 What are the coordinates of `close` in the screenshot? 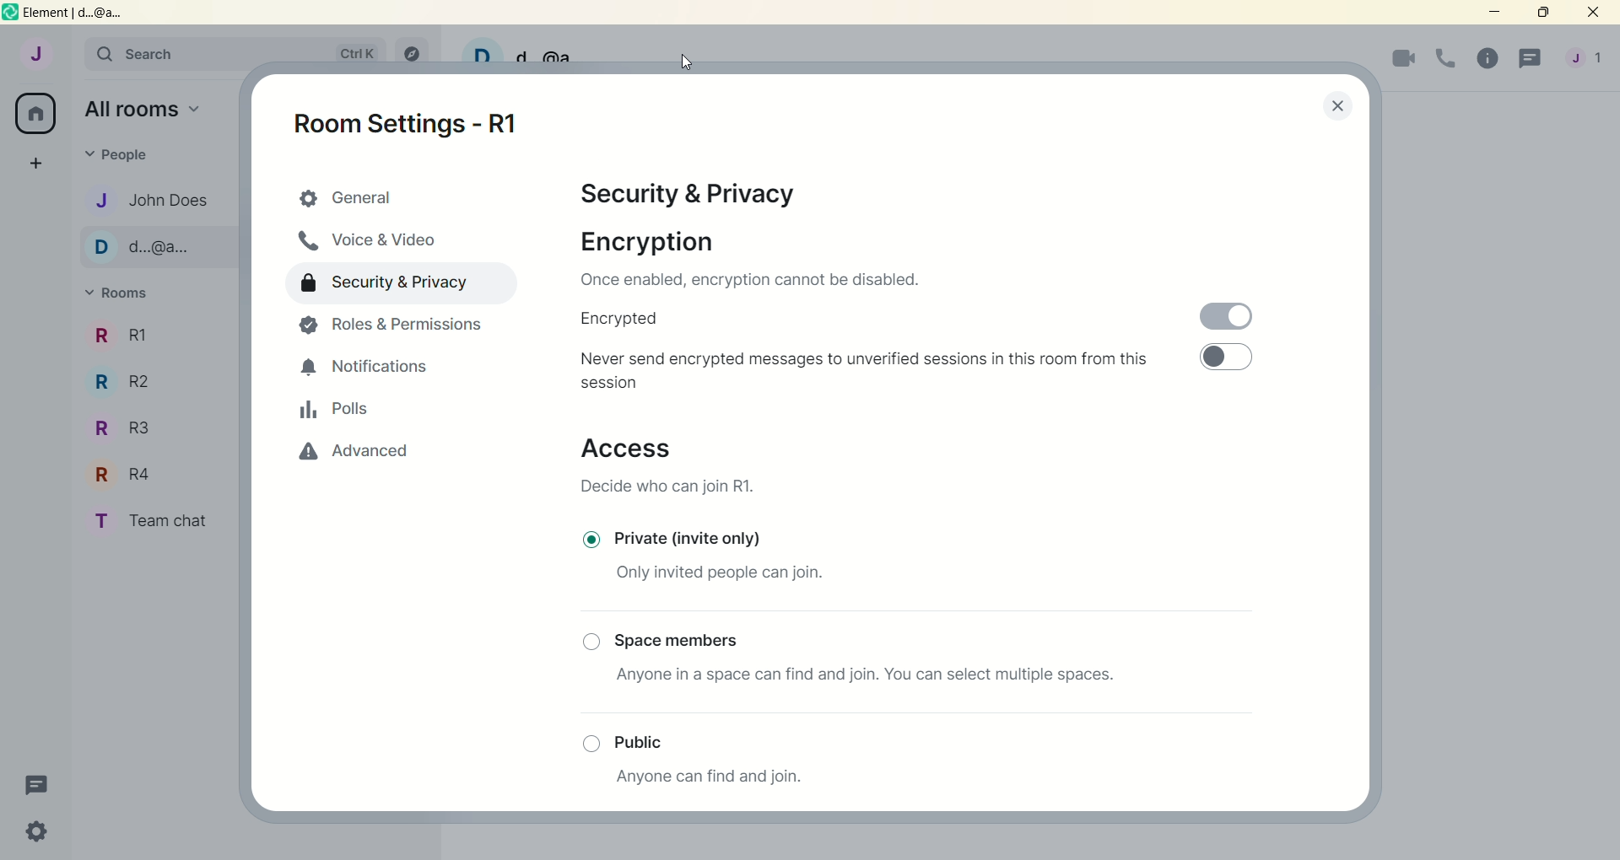 It's located at (1320, 108).